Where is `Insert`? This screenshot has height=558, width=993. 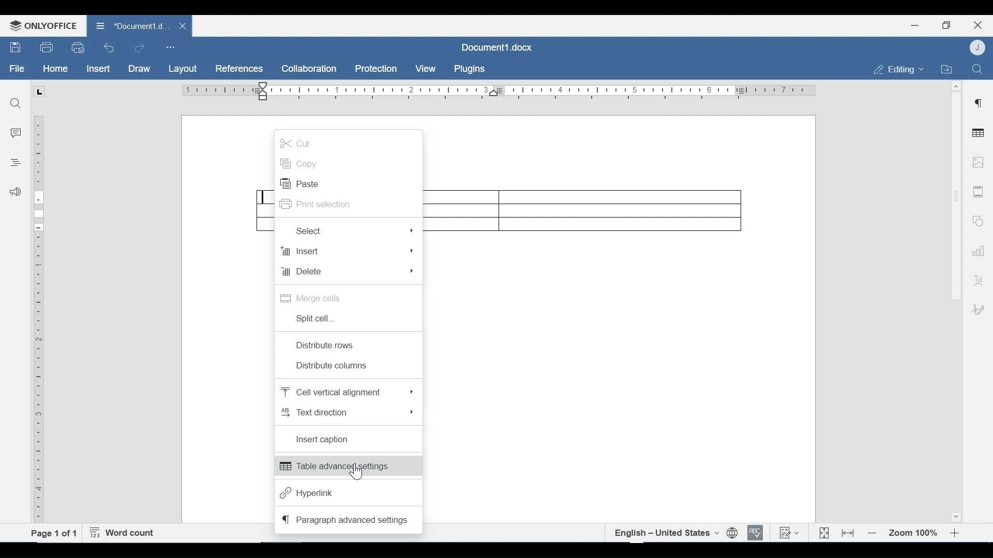
Insert is located at coordinates (97, 69).